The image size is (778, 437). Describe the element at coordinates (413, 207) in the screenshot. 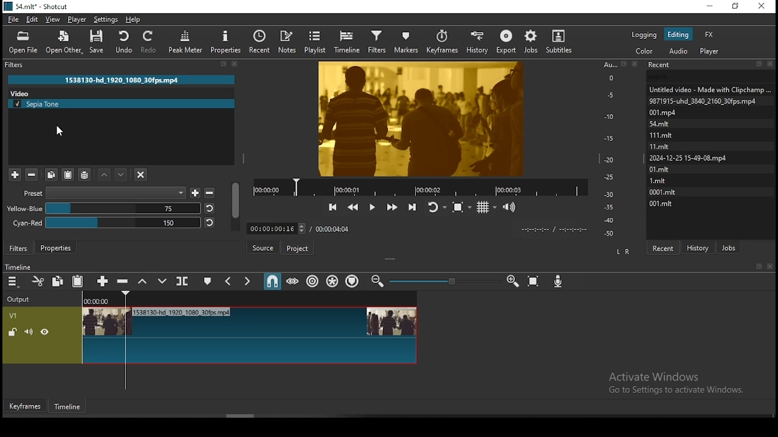

I see `skip to the next point` at that location.